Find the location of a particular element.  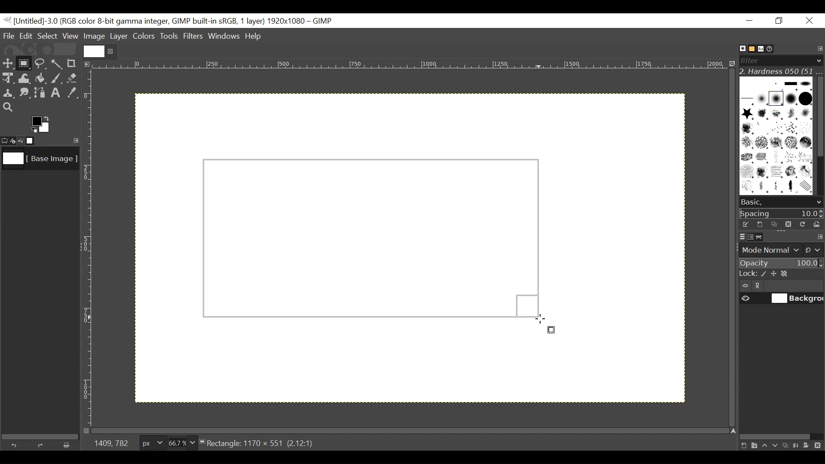

Duplicate this layer is located at coordinates (787, 446).